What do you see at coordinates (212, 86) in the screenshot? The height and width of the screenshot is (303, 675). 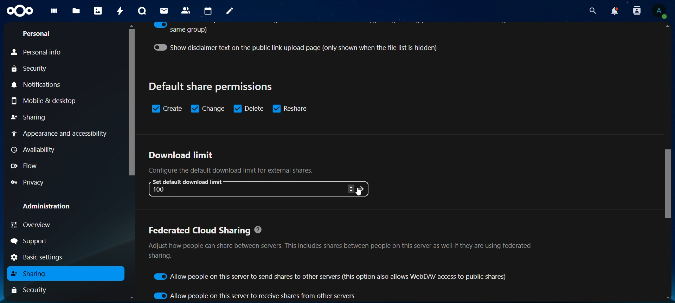 I see `default share permissions` at bounding box center [212, 86].